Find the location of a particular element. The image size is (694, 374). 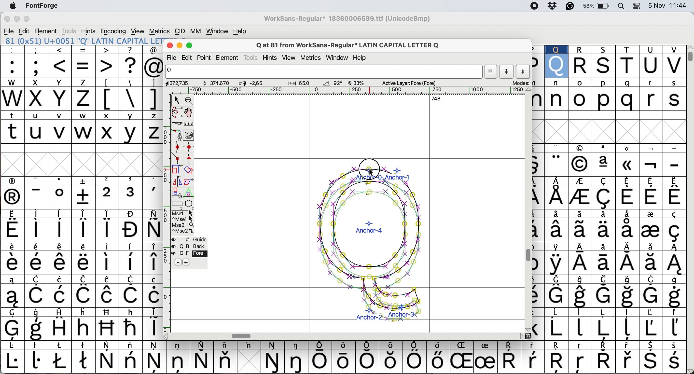

draw freehand scale is located at coordinates (178, 113).